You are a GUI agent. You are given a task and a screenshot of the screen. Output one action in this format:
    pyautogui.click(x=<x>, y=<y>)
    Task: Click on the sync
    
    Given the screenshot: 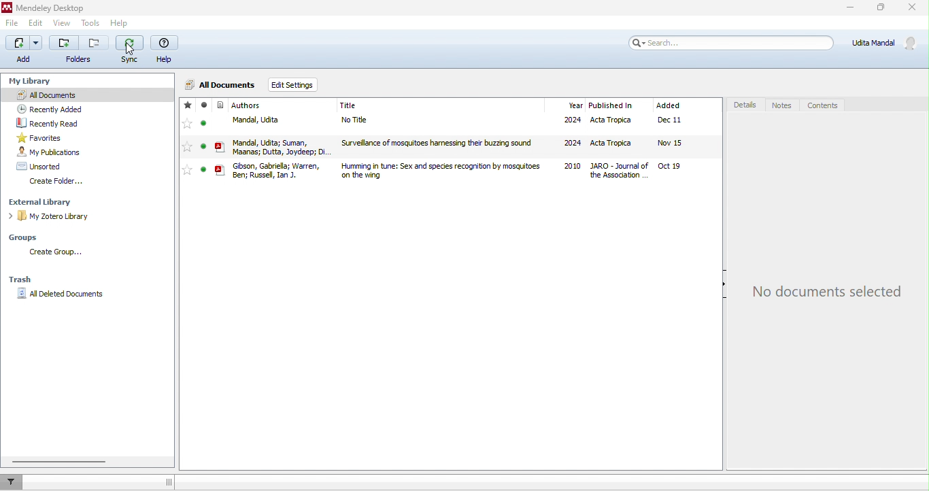 What is the action you would take?
    pyautogui.click(x=130, y=51)
    